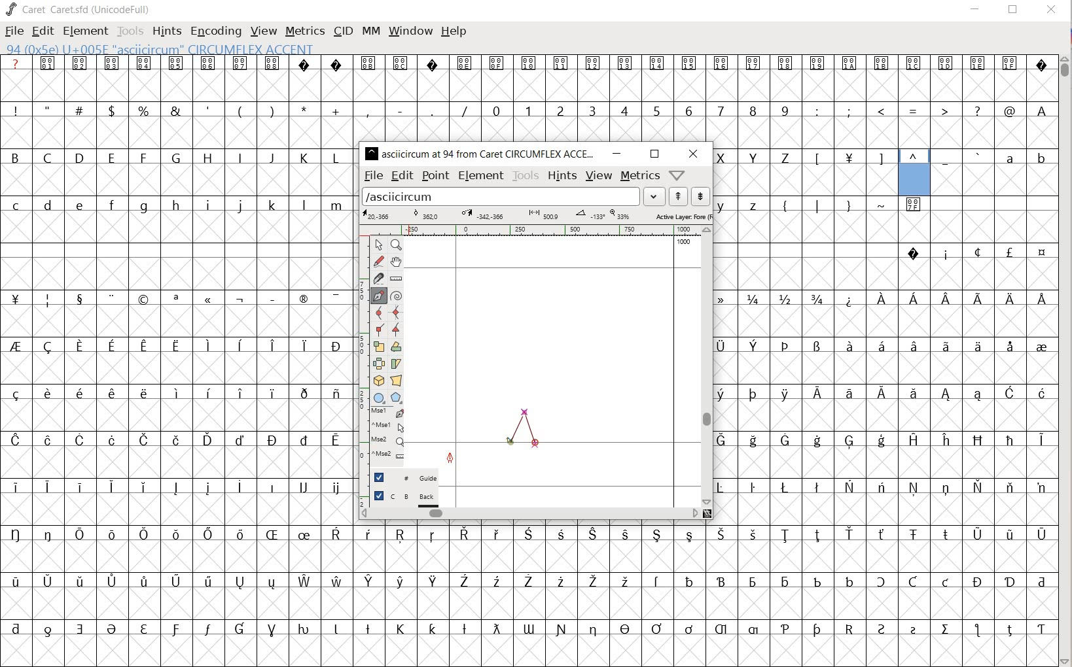 The width and height of the screenshot is (1072, 667). Describe the element at coordinates (13, 32) in the screenshot. I see `FILE` at that location.